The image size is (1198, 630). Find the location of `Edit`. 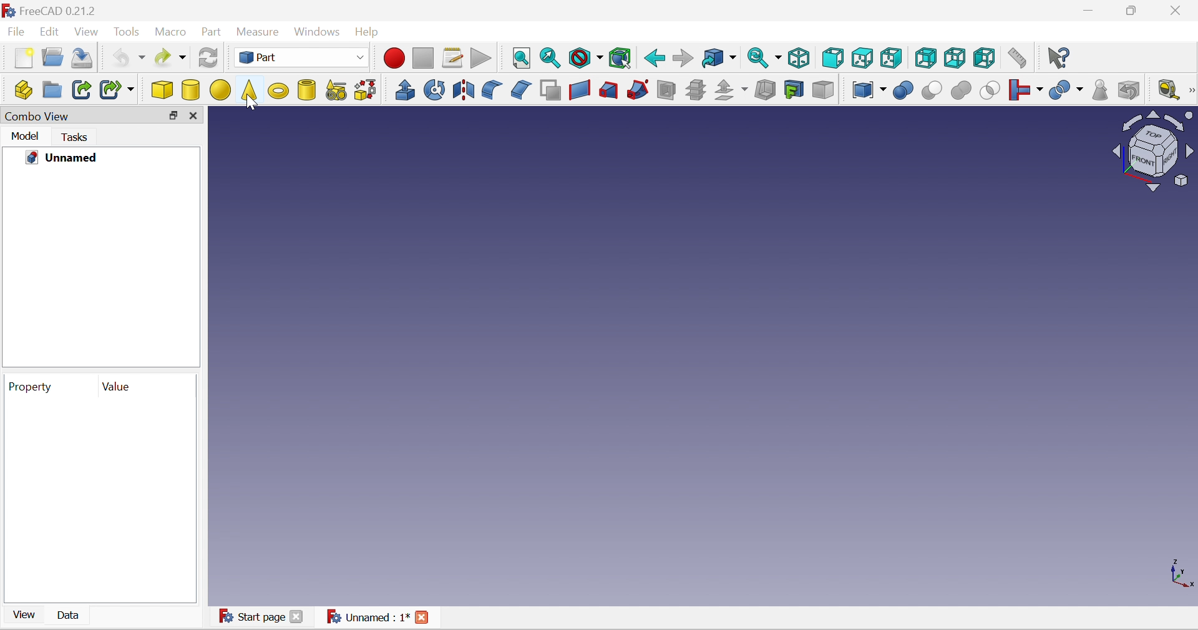

Edit is located at coordinates (51, 33).